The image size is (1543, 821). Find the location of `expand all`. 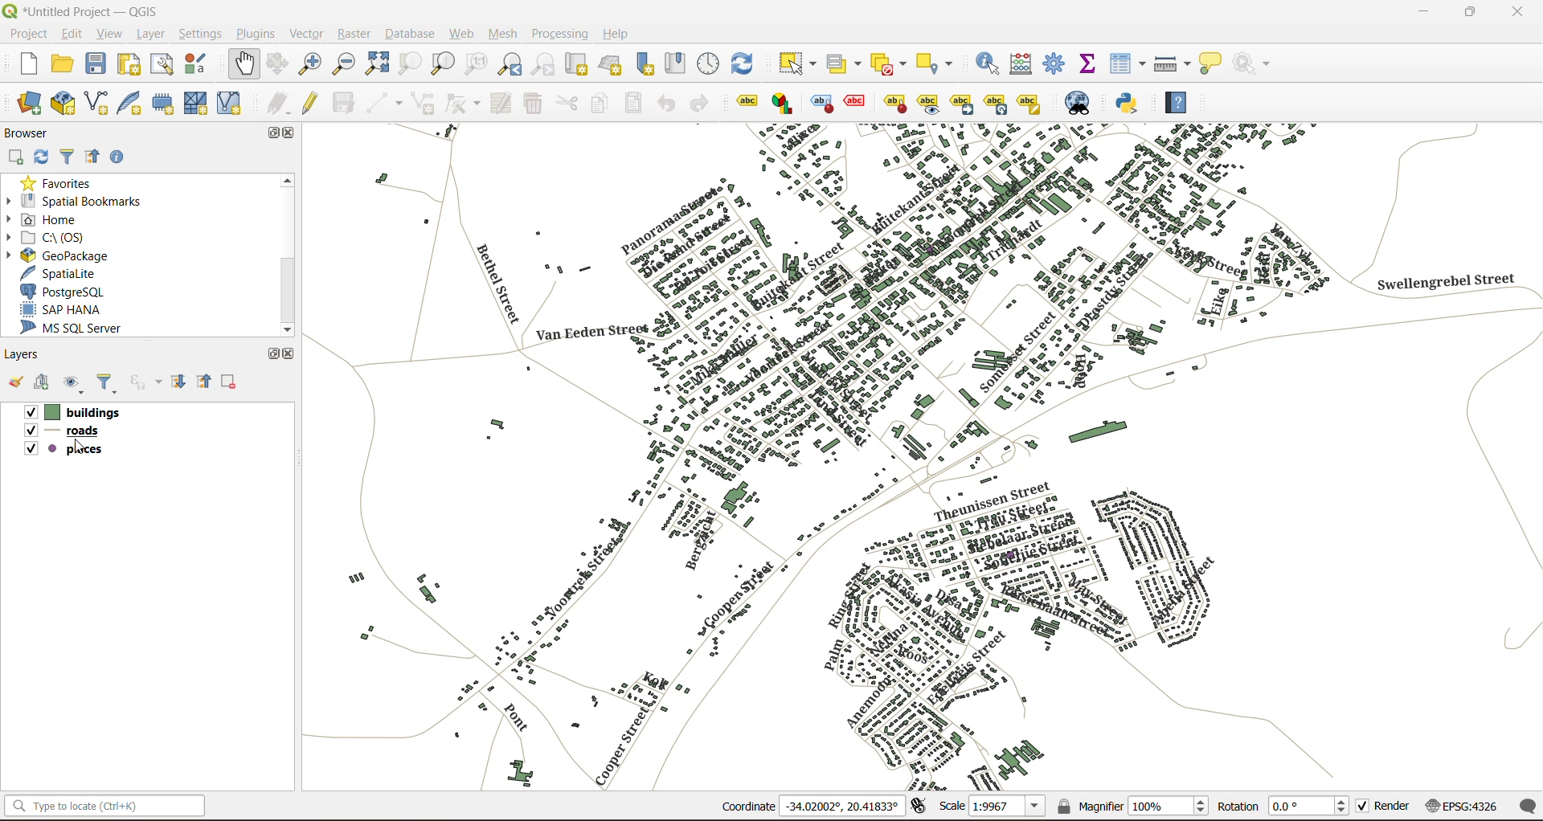

expand all is located at coordinates (174, 384).